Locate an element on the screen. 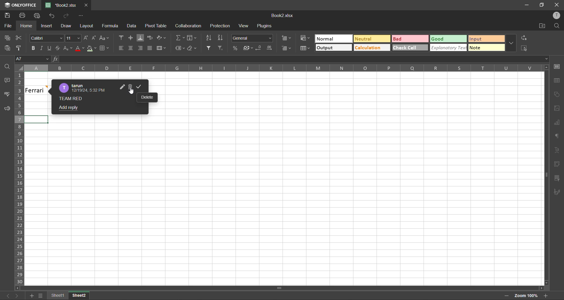 The image size is (564, 300). format as table is located at coordinates (305, 48).